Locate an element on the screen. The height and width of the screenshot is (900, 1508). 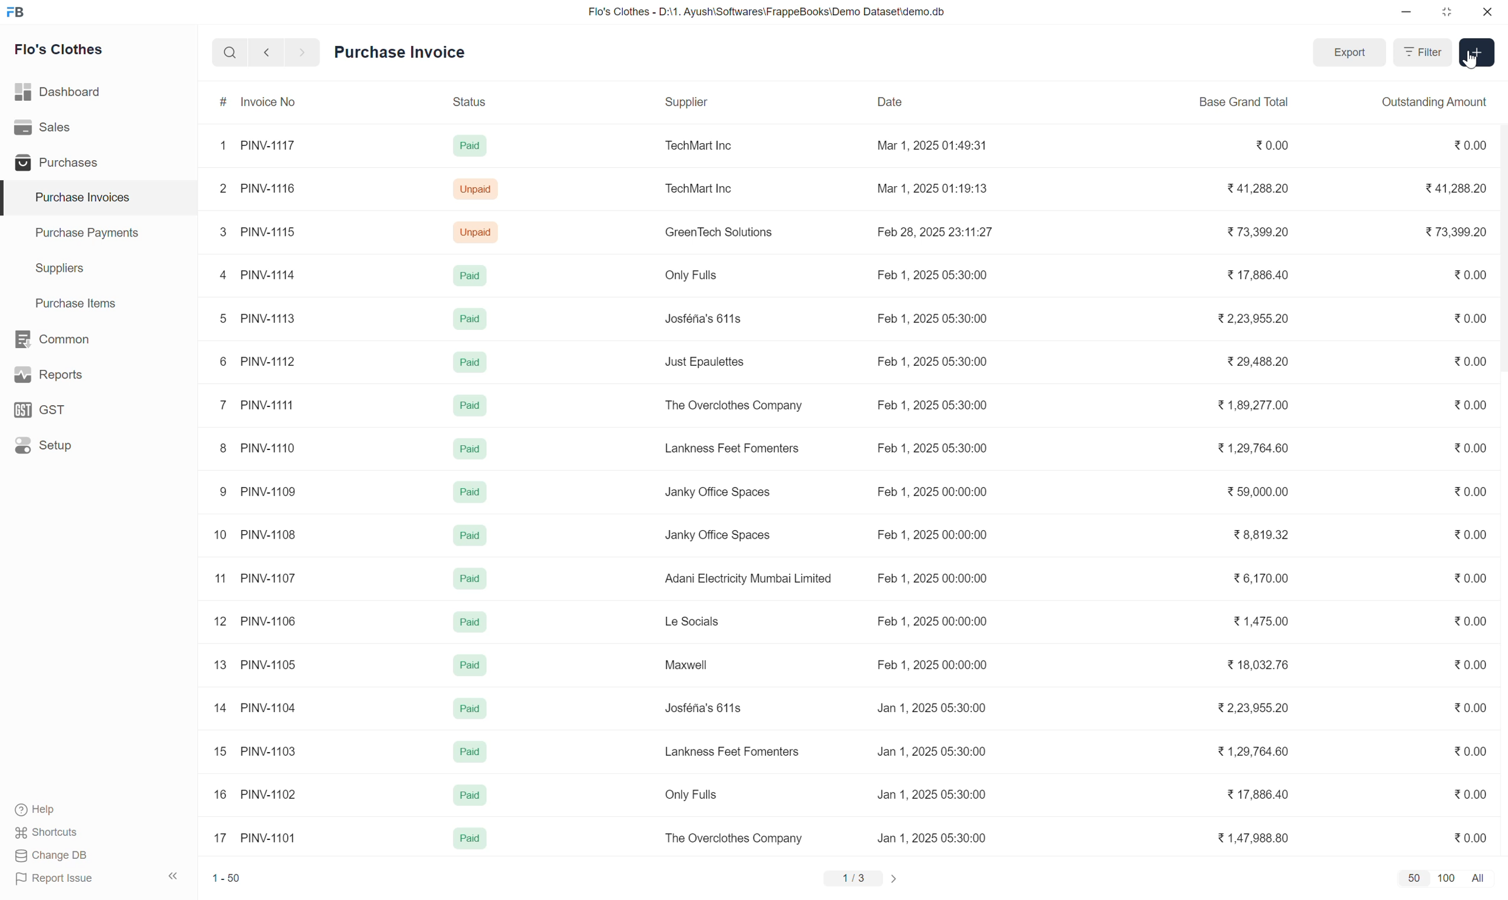
Purchase Invoice is located at coordinates (400, 52).